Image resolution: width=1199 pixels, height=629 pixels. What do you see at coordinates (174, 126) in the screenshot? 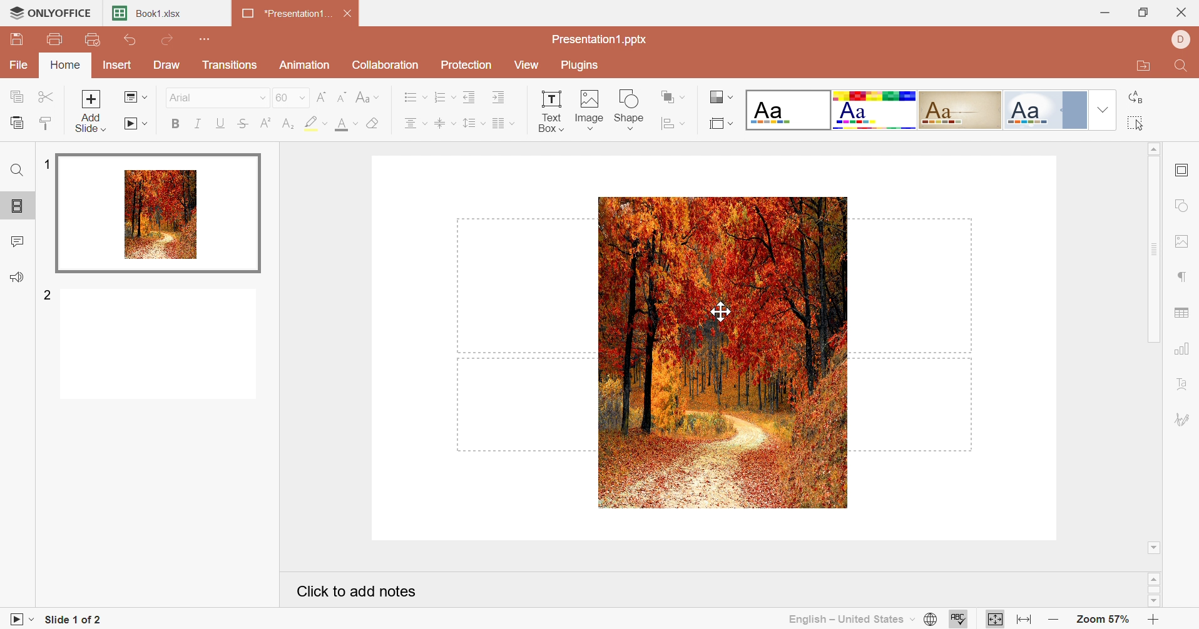
I see `Bold` at bounding box center [174, 126].